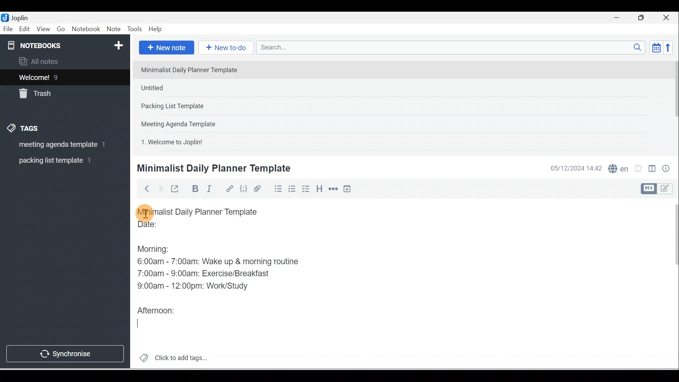  Describe the element at coordinates (644, 18) in the screenshot. I see `Maximise` at that location.